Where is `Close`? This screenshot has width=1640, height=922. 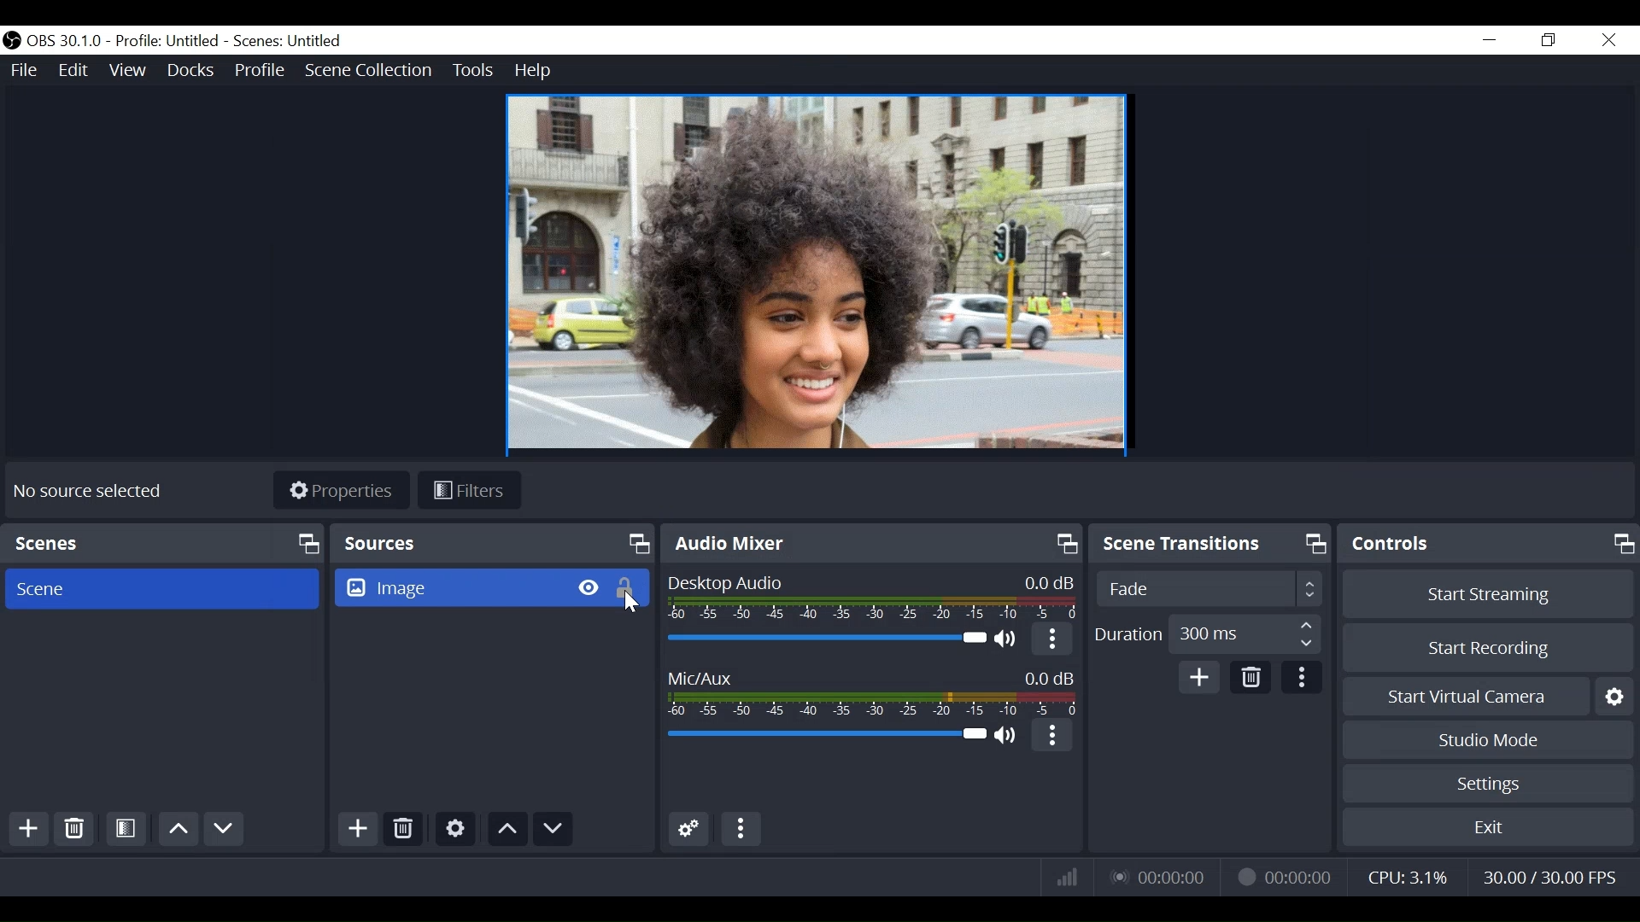
Close is located at coordinates (1614, 38).